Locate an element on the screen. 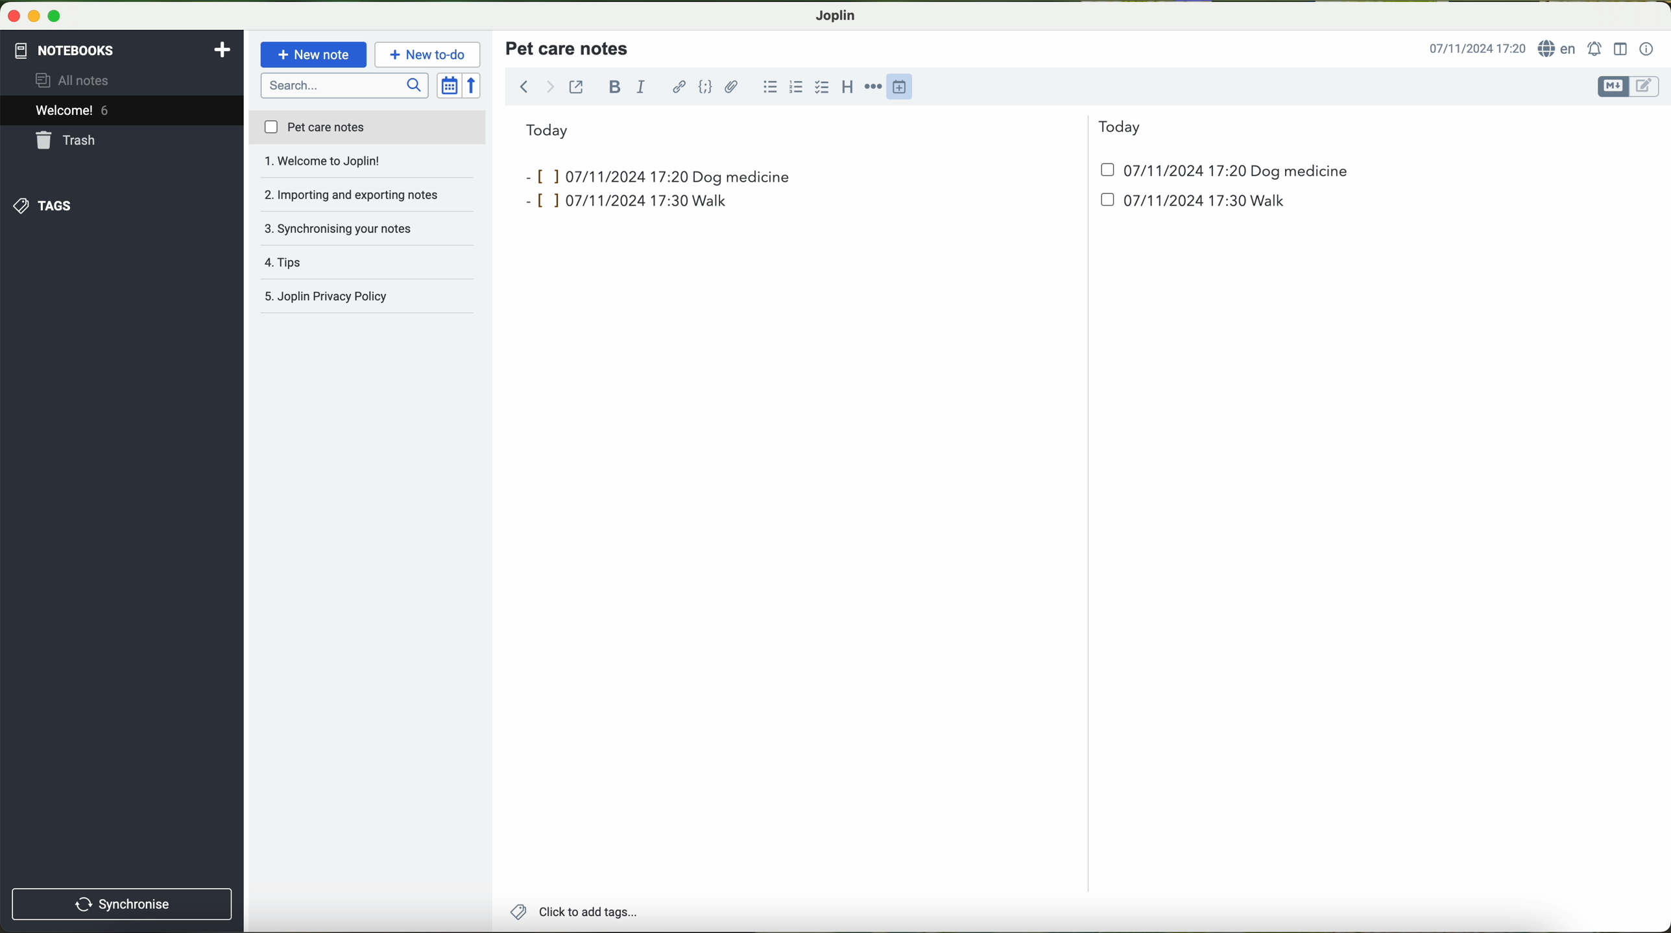 The image size is (1671, 933). italic is located at coordinates (639, 88).